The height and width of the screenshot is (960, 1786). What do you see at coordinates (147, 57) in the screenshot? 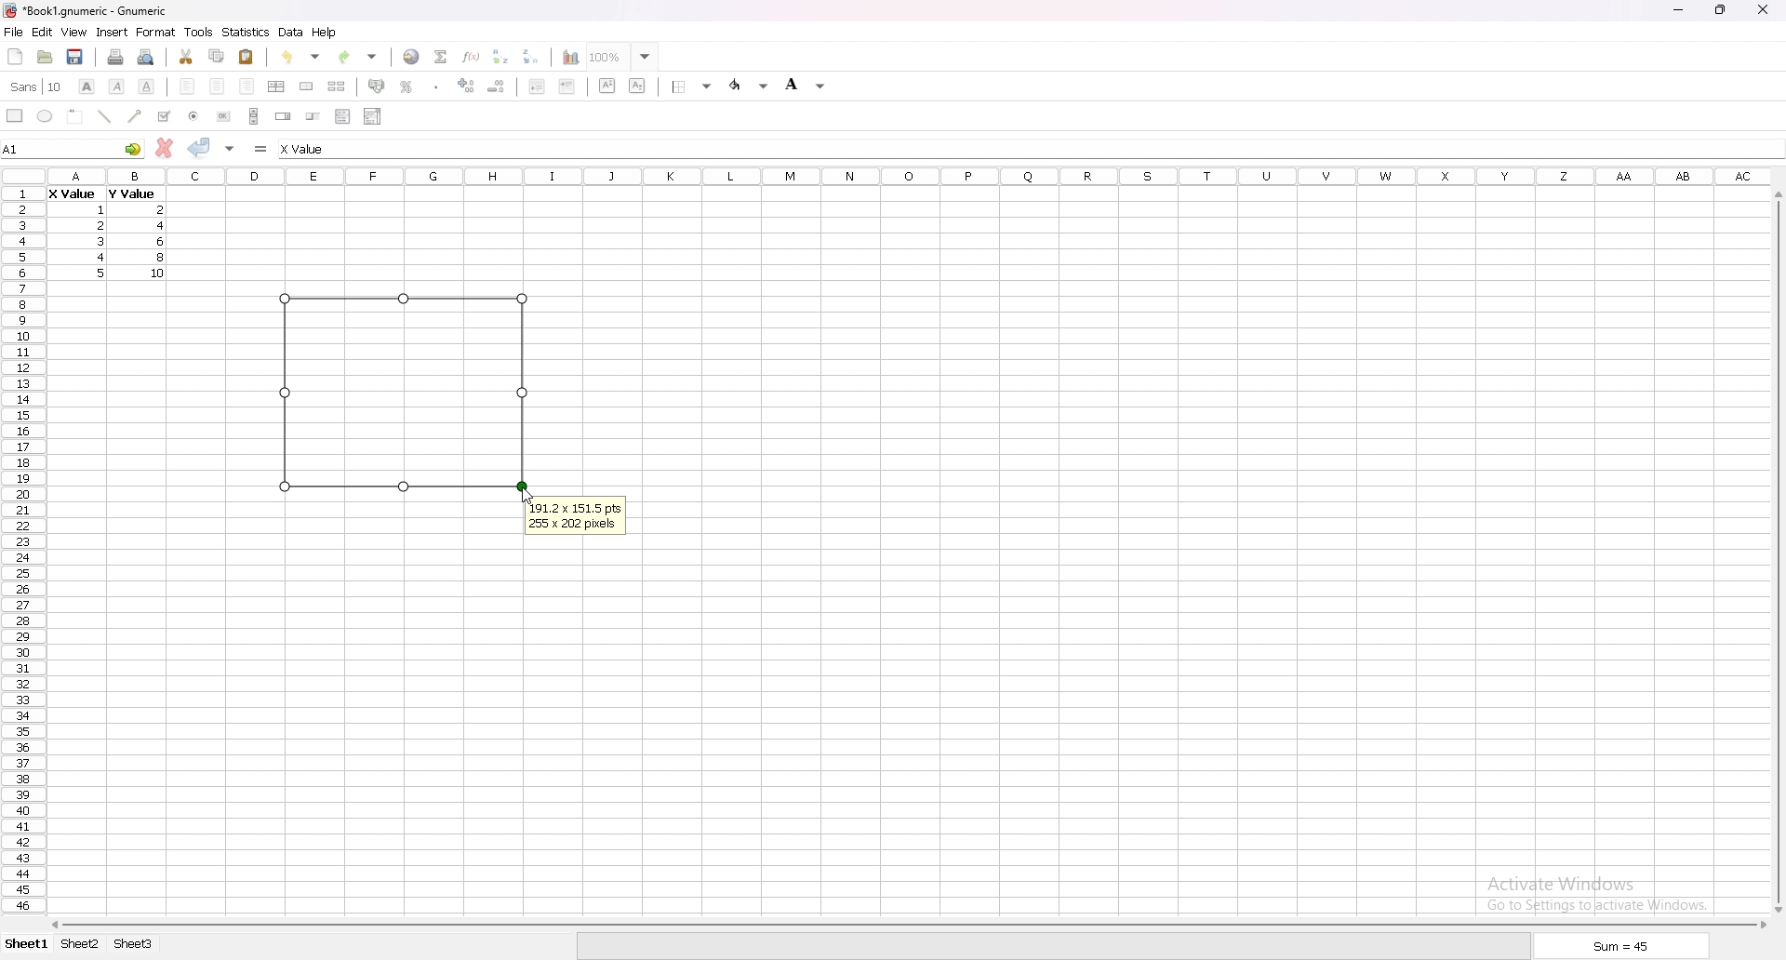
I see `print preview` at bounding box center [147, 57].